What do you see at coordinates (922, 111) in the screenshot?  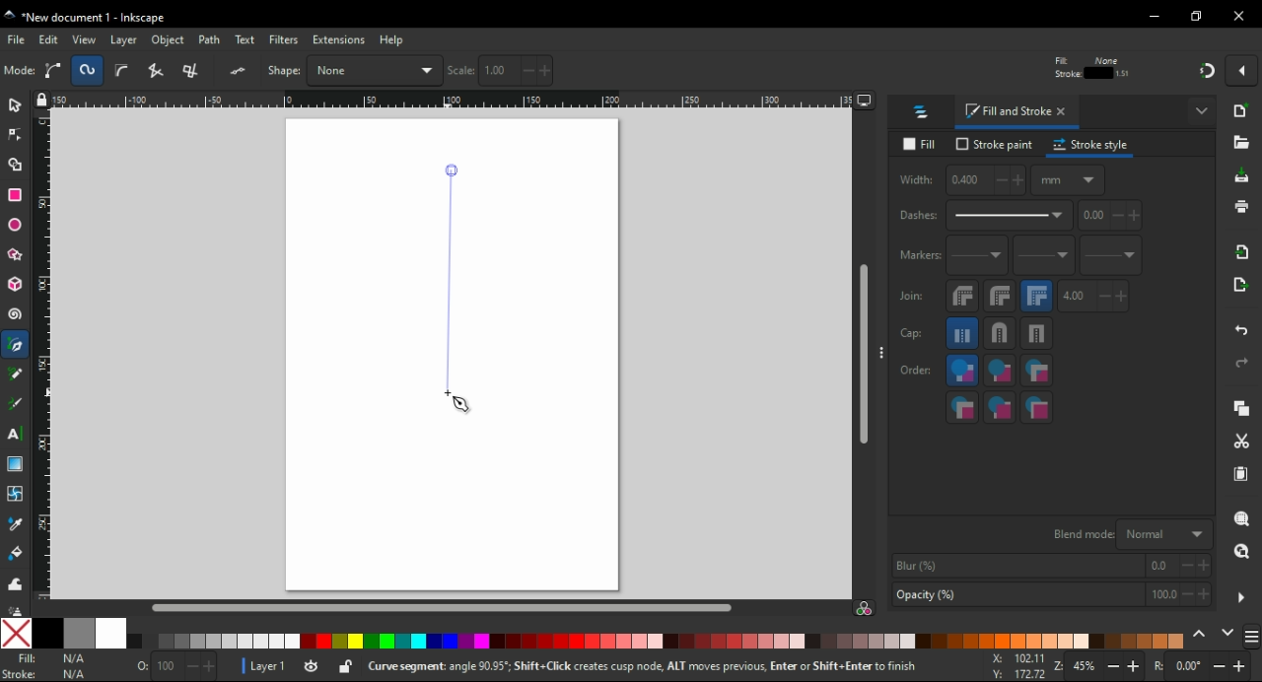 I see `layers and objects` at bounding box center [922, 111].